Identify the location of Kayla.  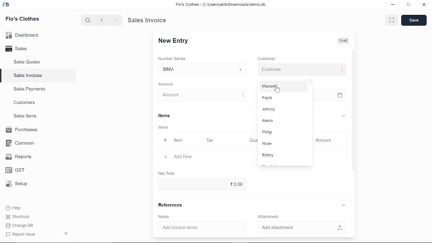
(283, 99).